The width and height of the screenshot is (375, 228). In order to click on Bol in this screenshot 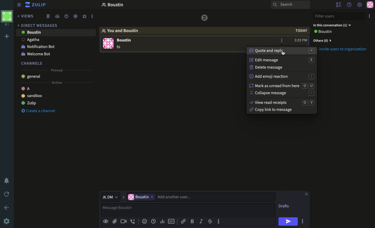, I will do `click(193, 221)`.